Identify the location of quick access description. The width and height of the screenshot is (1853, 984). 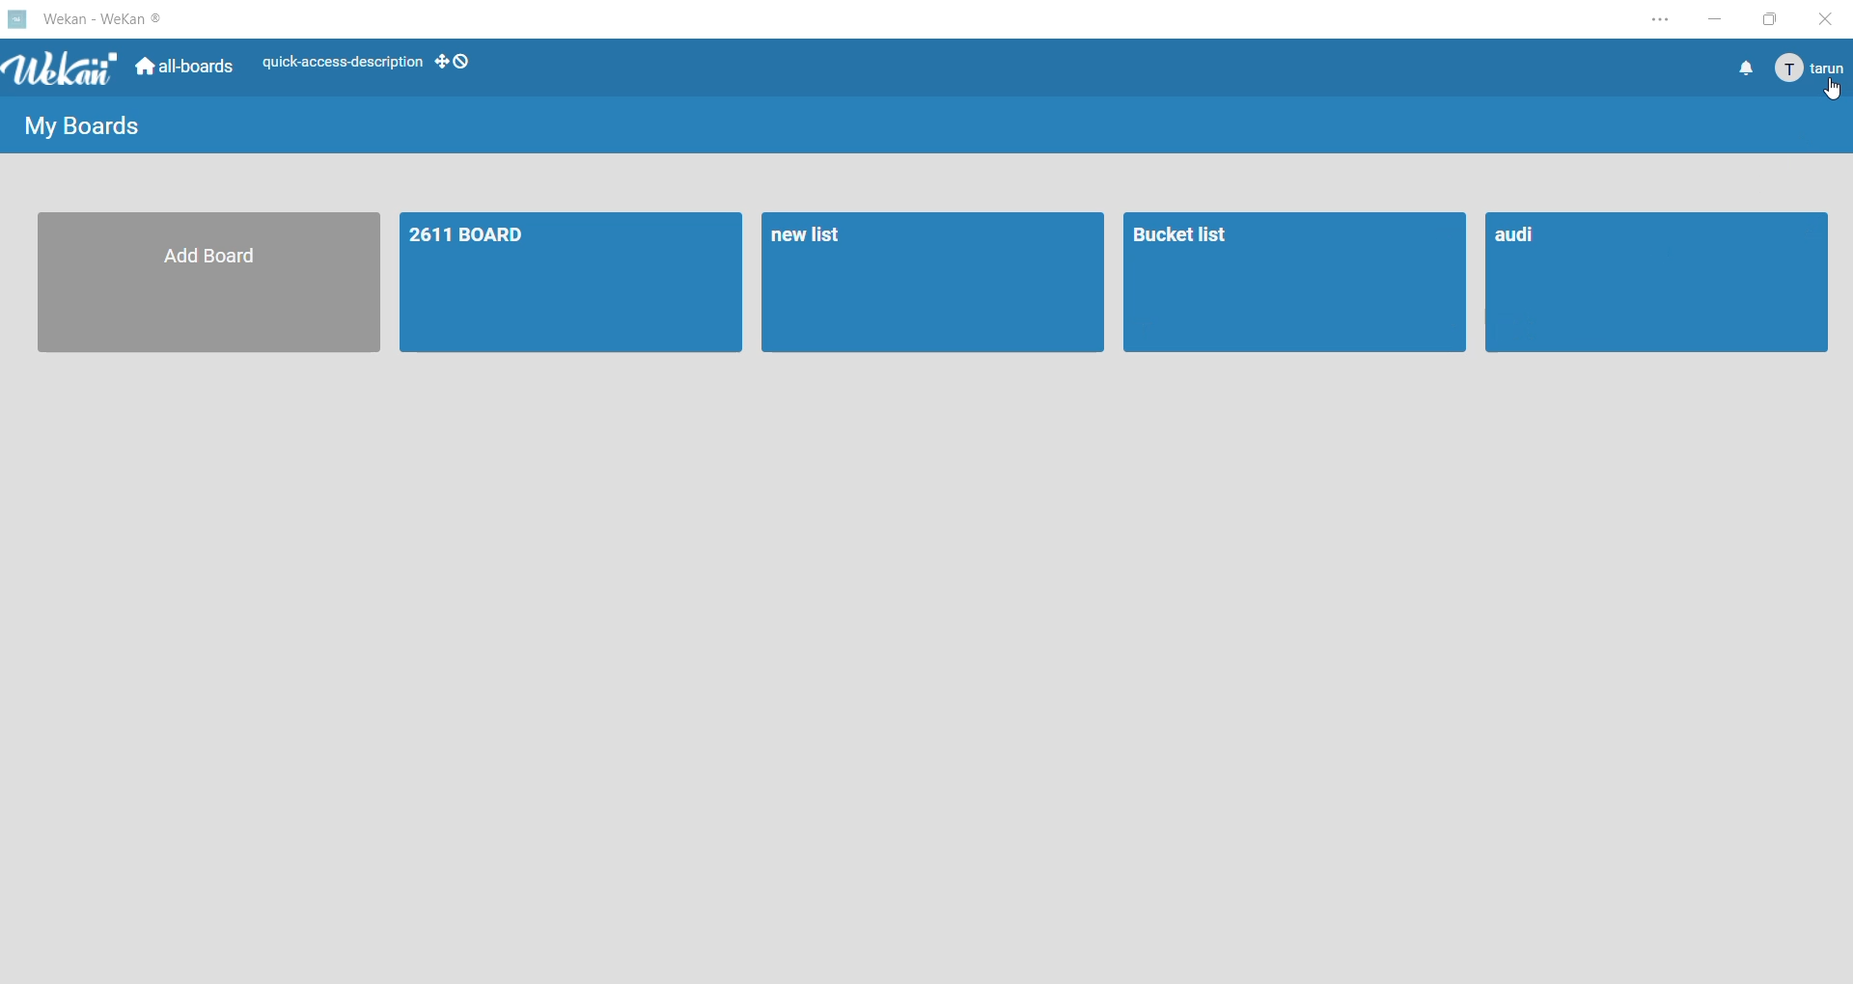
(336, 63).